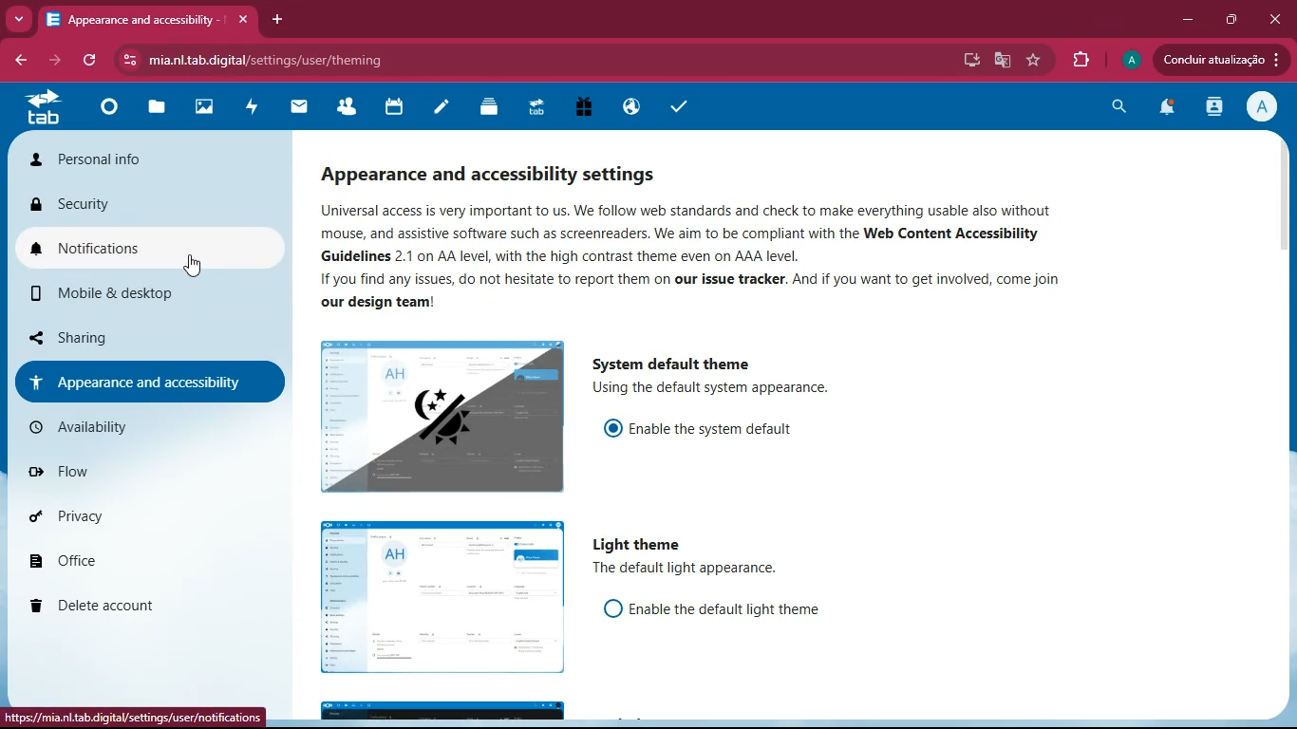  What do you see at coordinates (630, 107) in the screenshot?
I see `public` at bounding box center [630, 107].